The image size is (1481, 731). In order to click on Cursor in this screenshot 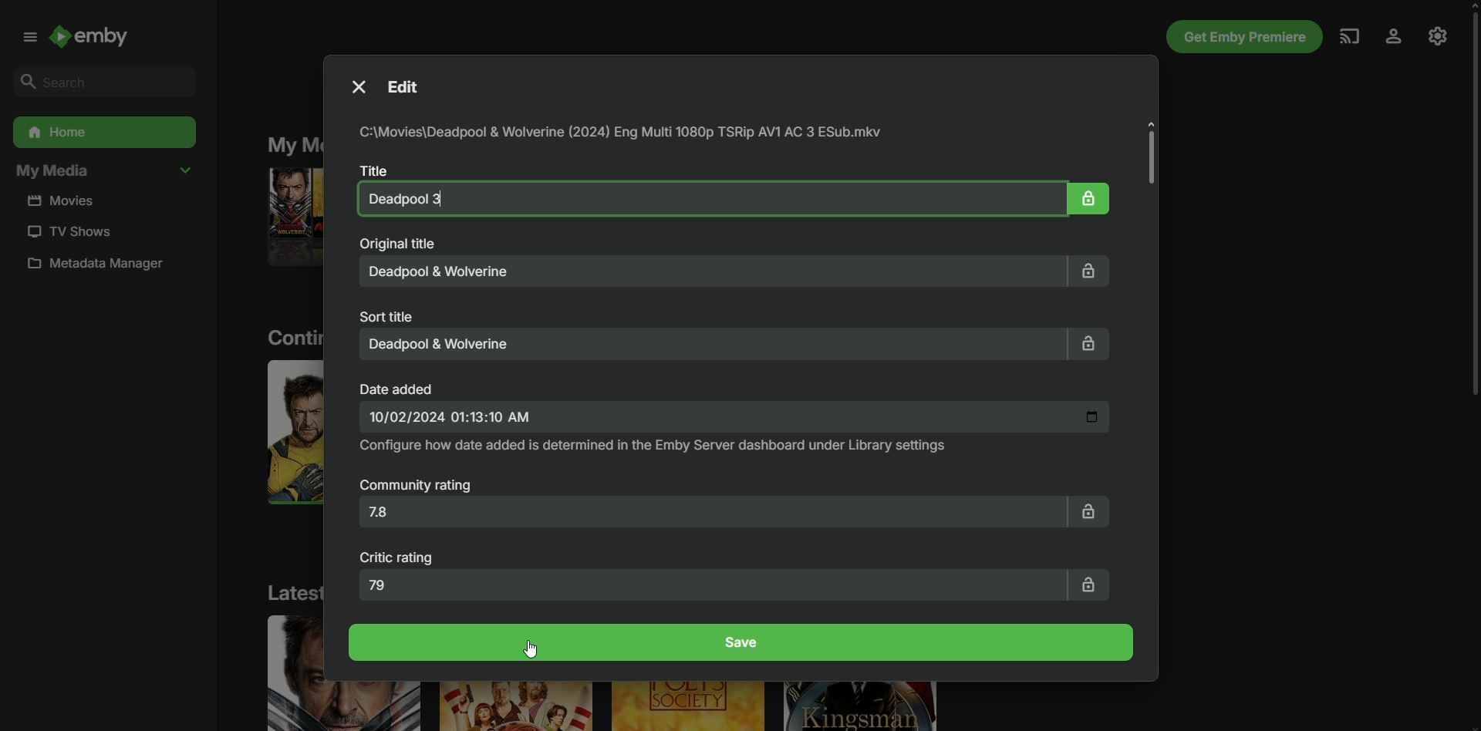, I will do `click(525, 649)`.